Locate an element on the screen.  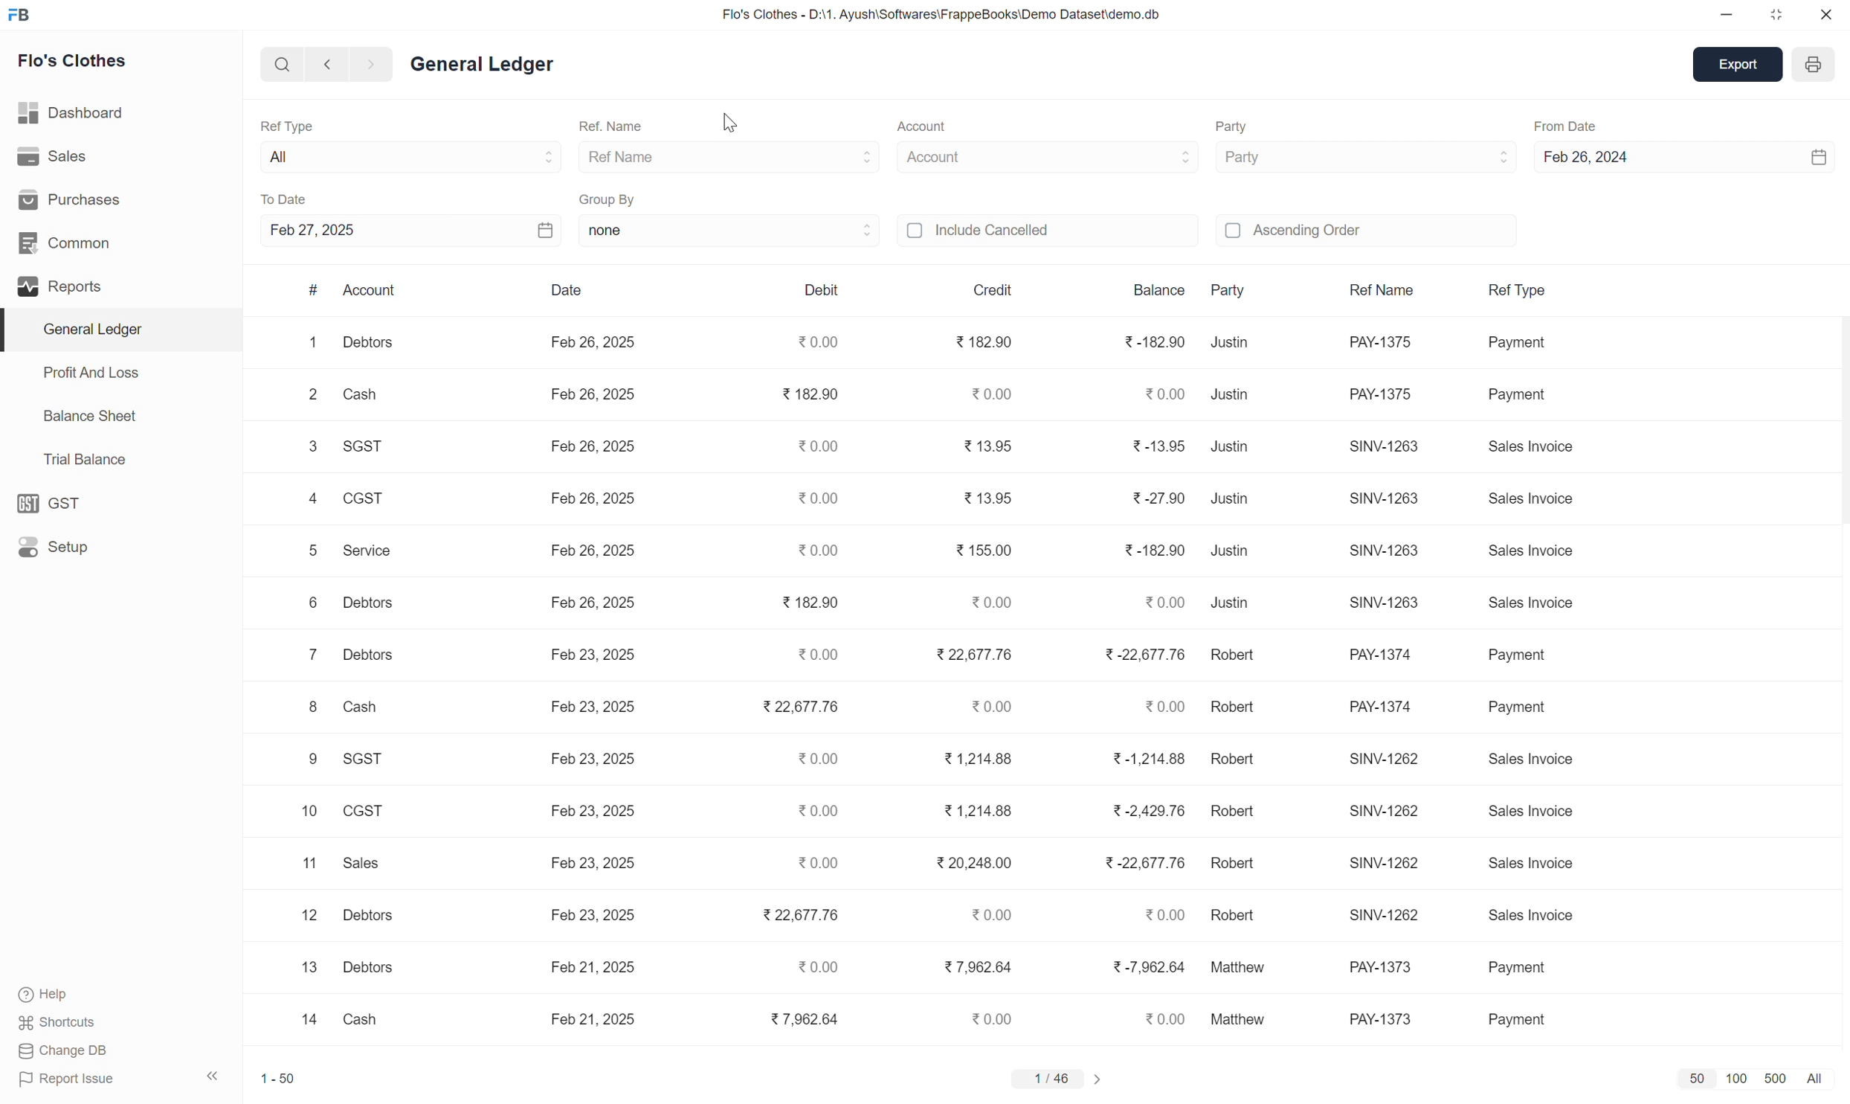
search is located at coordinates (283, 65).